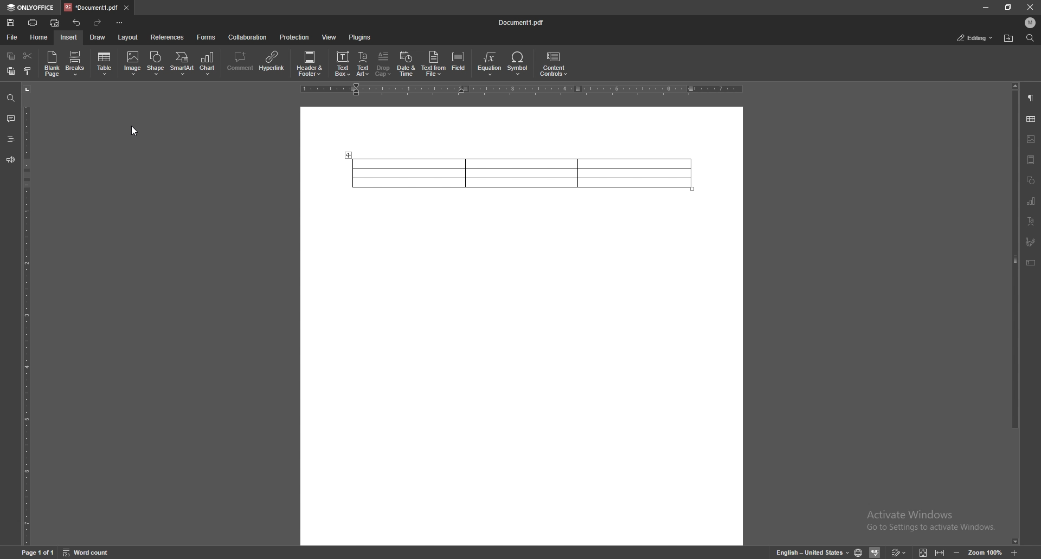  Describe the element at coordinates (39, 37) in the screenshot. I see `home` at that location.